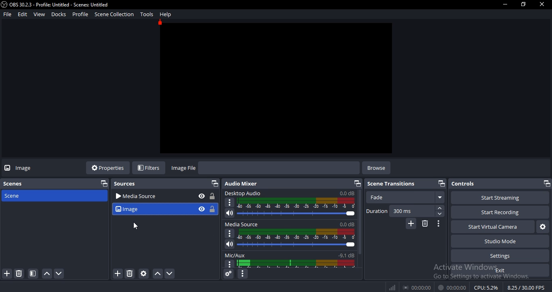 The width and height of the screenshot is (552, 292). I want to click on close, so click(542, 5).